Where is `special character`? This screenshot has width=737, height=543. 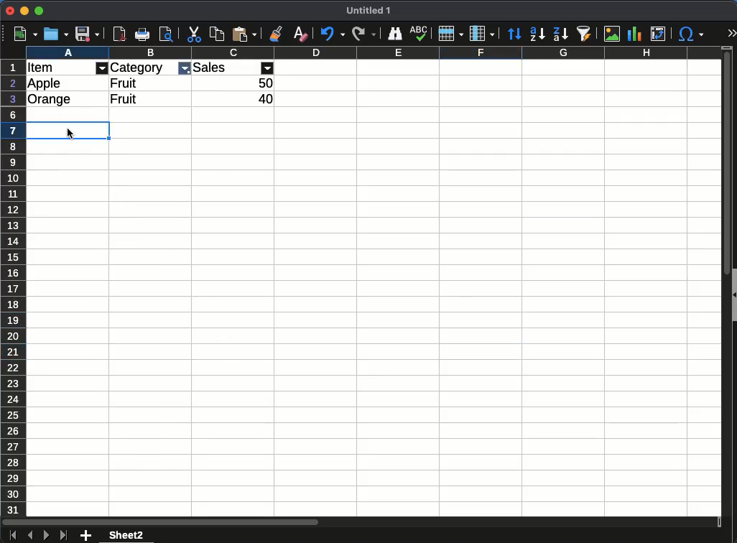
special character is located at coordinates (692, 35).